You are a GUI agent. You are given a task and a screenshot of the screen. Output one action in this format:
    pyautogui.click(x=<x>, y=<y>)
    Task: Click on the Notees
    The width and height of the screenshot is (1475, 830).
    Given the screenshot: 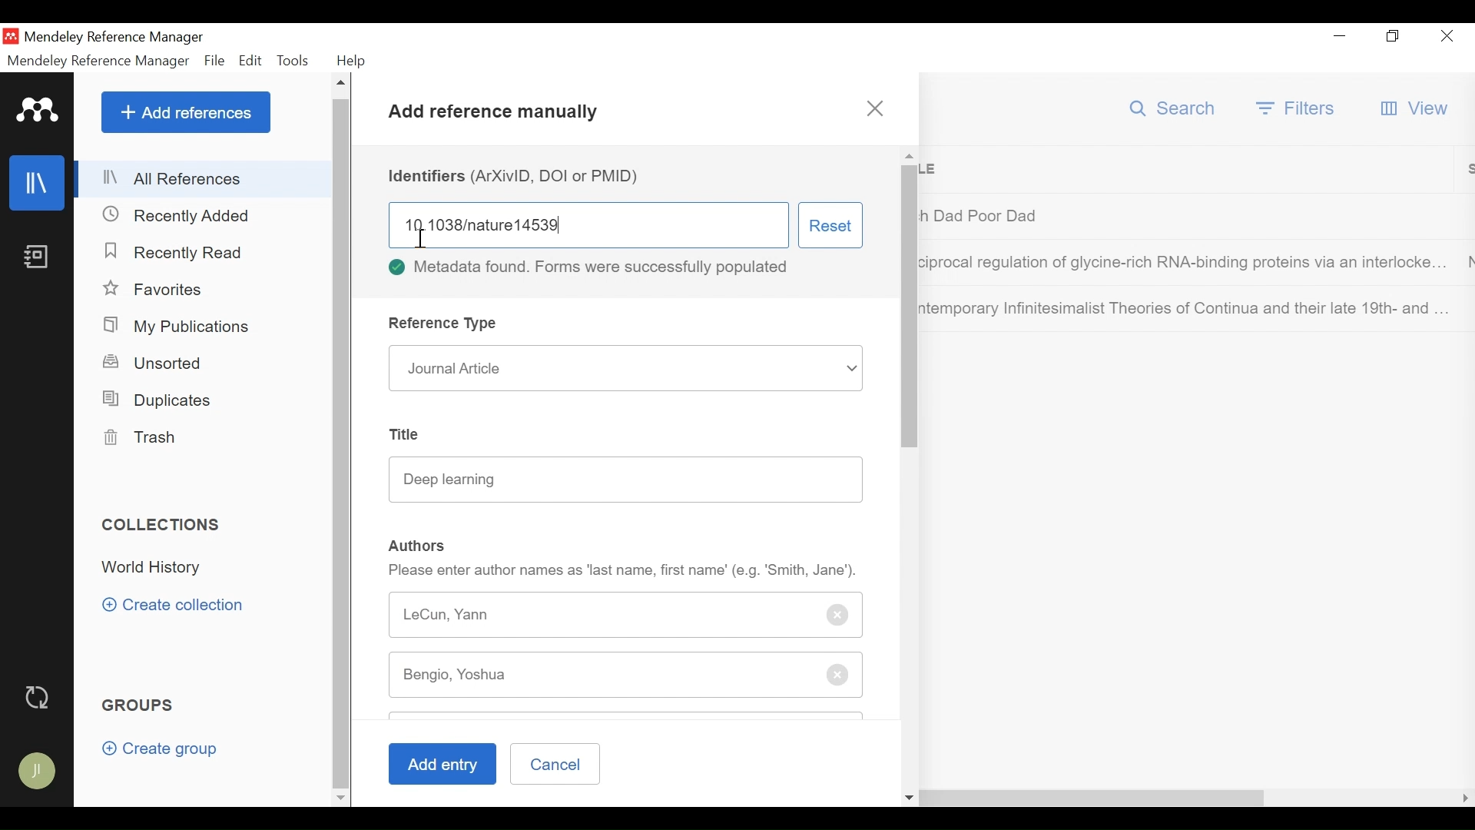 What is the action you would take?
    pyautogui.click(x=40, y=257)
    